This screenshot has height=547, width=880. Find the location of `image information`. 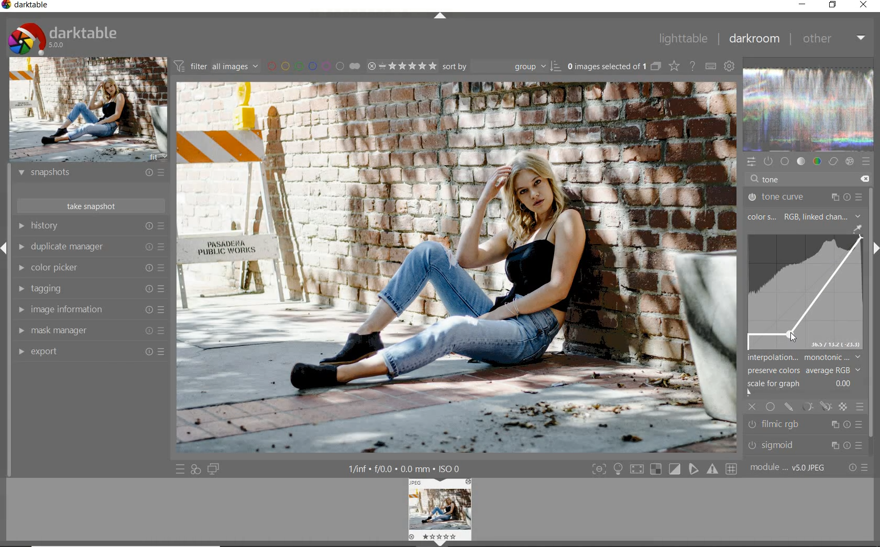

image information is located at coordinates (90, 310).